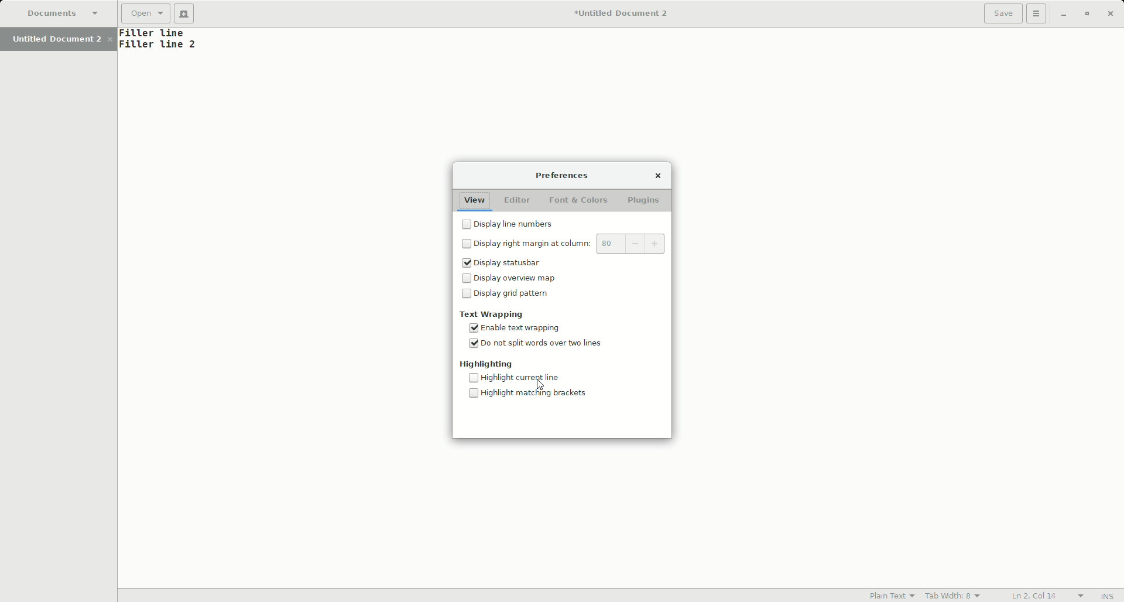 This screenshot has height=602, width=1124. What do you see at coordinates (506, 264) in the screenshot?
I see `Display statusbar` at bounding box center [506, 264].